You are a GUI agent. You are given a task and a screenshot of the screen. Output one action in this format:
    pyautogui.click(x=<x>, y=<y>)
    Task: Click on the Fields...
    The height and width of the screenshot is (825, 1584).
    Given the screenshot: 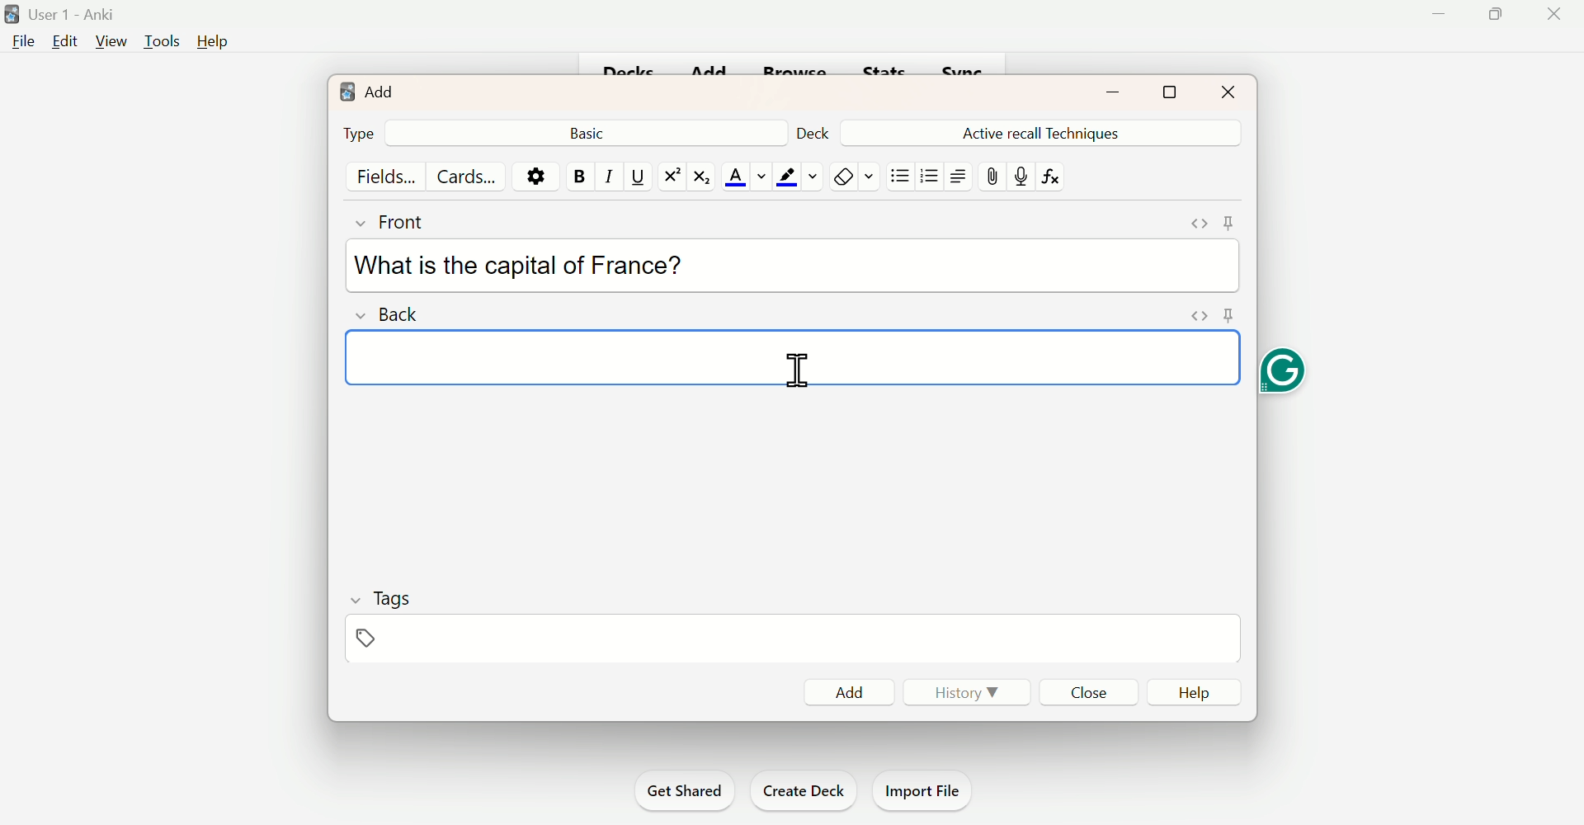 What is the action you would take?
    pyautogui.click(x=385, y=175)
    